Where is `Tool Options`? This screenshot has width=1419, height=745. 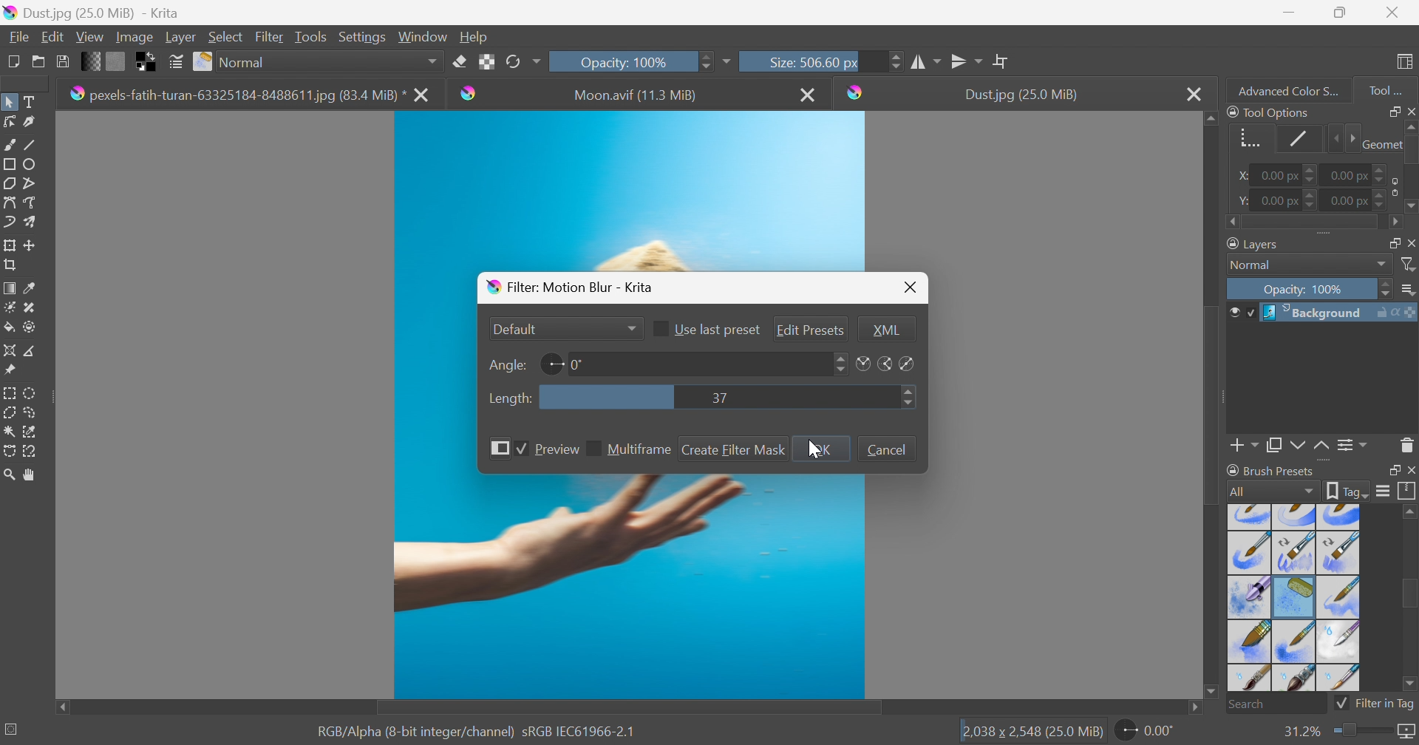 Tool Options is located at coordinates (1268, 112).